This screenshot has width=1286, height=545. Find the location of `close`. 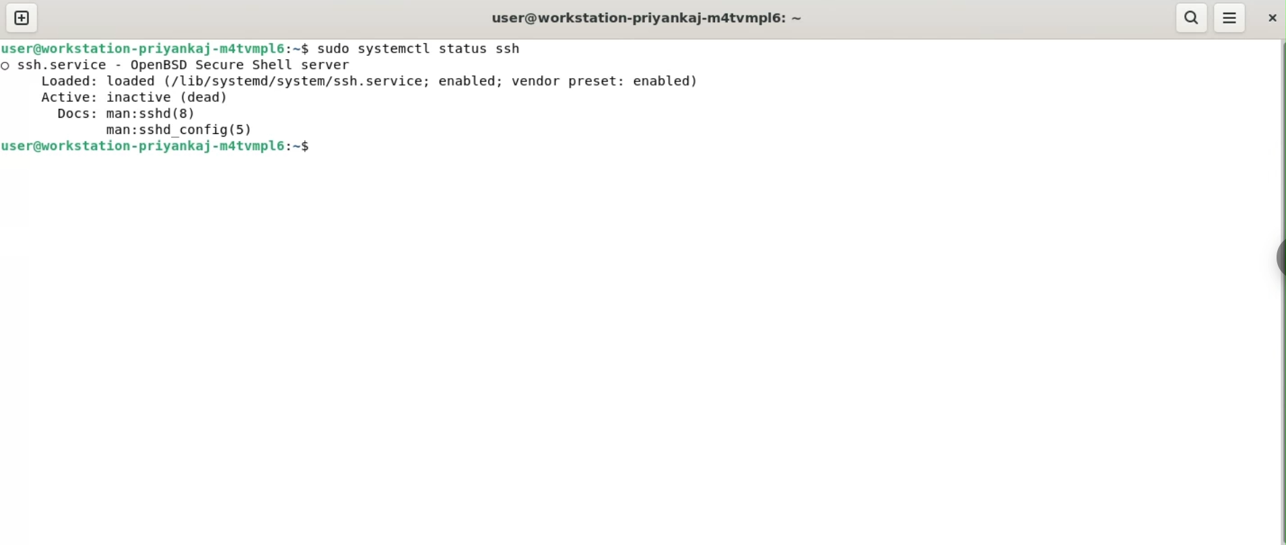

close is located at coordinates (1270, 18).